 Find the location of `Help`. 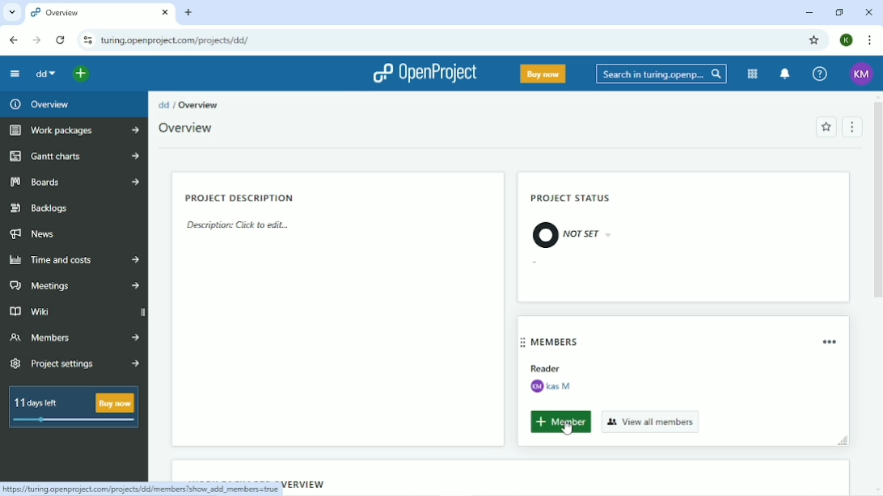

Help is located at coordinates (818, 75).